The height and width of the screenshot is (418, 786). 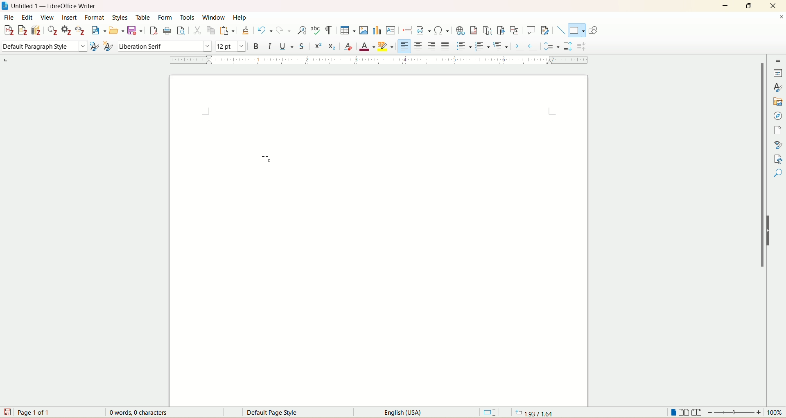 I want to click on export as pdf, so click(x=153, y=31).